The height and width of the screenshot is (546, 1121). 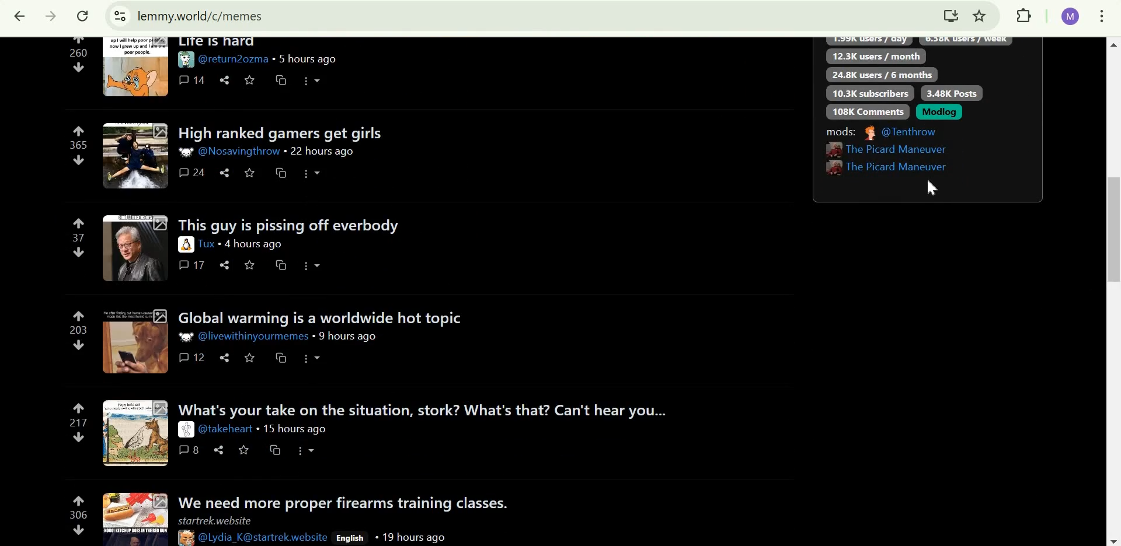 What do you see at coordinates (350, 501) in the screenshot?
I see `we need more proper firearms training classes. ` at bounding box center [350, 501].